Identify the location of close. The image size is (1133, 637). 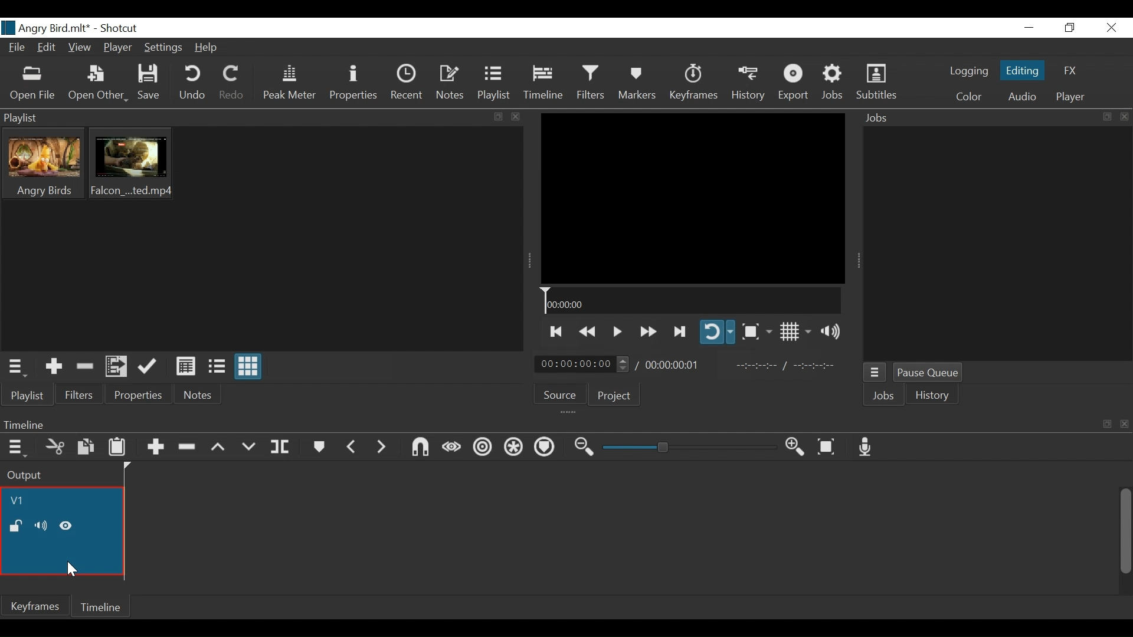
(1125, 117).